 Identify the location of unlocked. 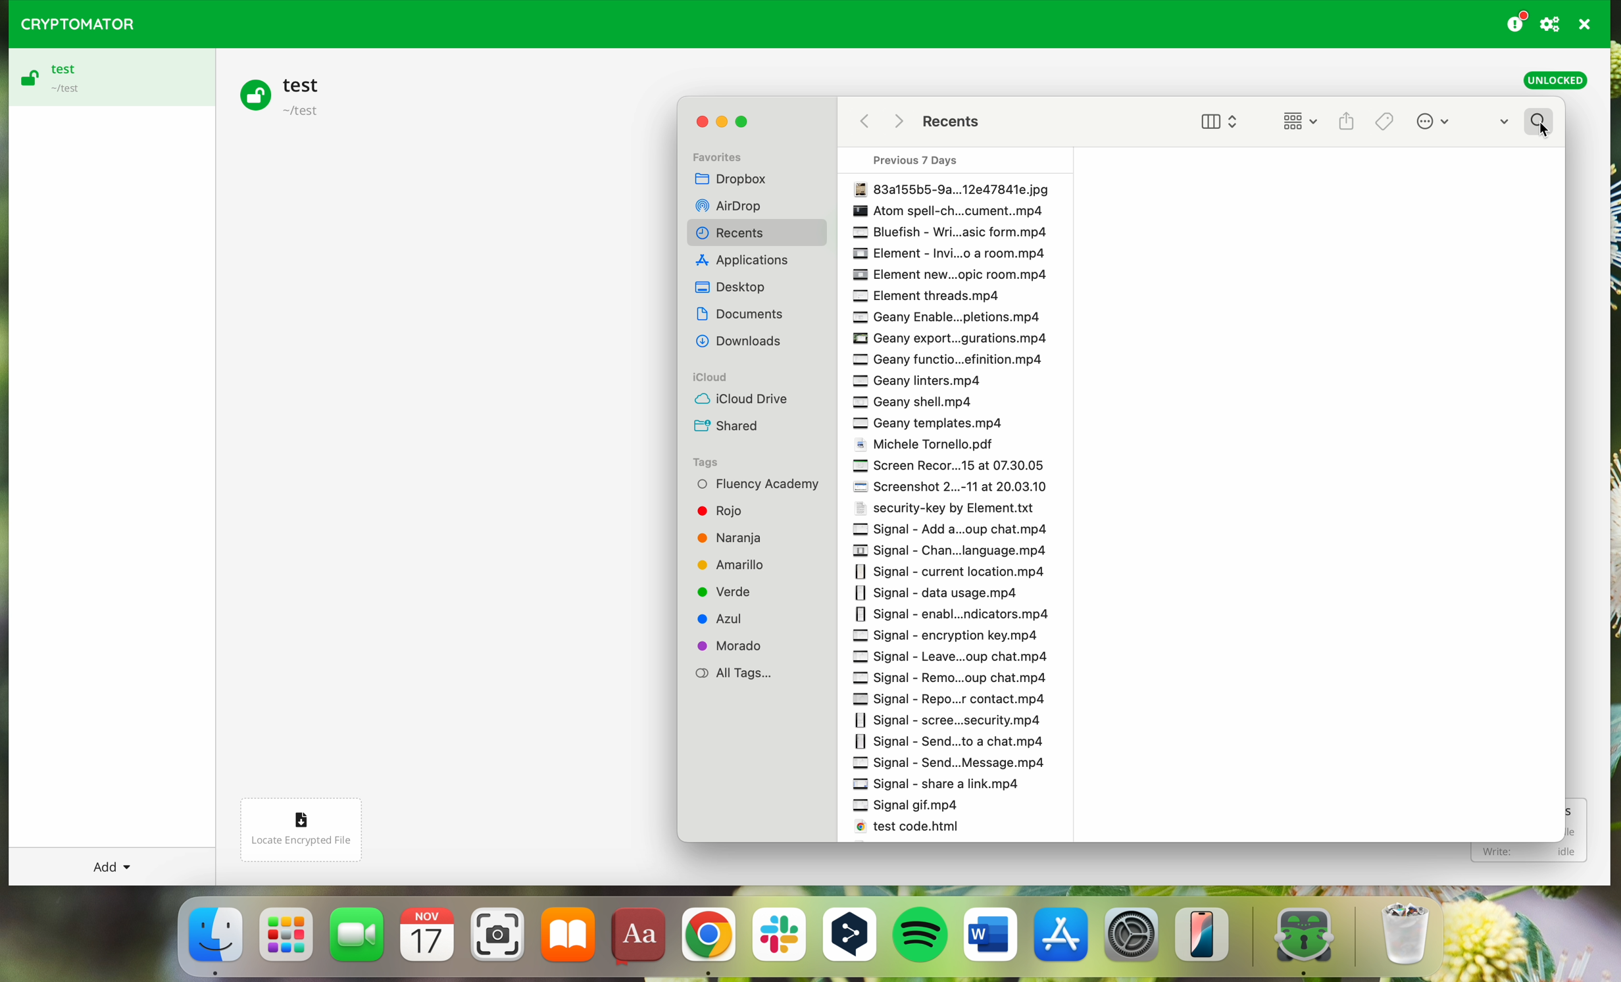
(1555, 81).